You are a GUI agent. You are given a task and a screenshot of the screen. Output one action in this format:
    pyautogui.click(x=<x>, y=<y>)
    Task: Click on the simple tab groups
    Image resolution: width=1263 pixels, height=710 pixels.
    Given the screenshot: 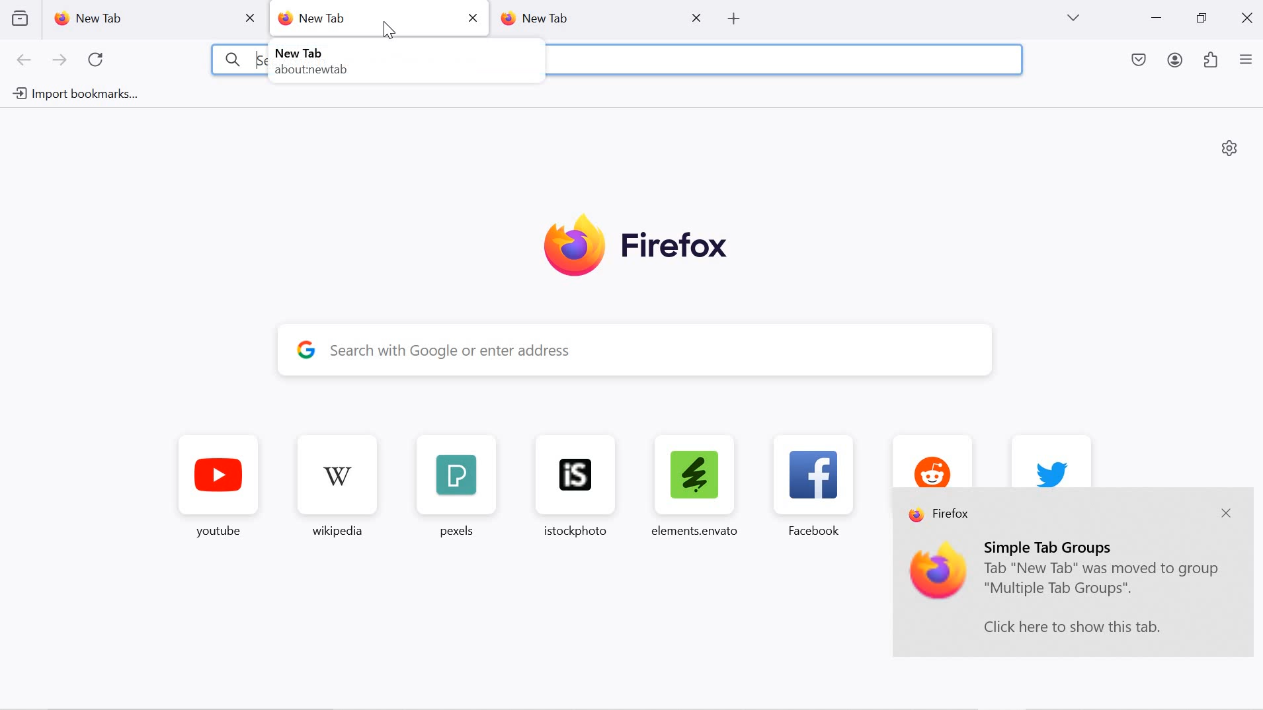 What is the action you would take?
    pyautogui.click(x=1051, y=547)
    